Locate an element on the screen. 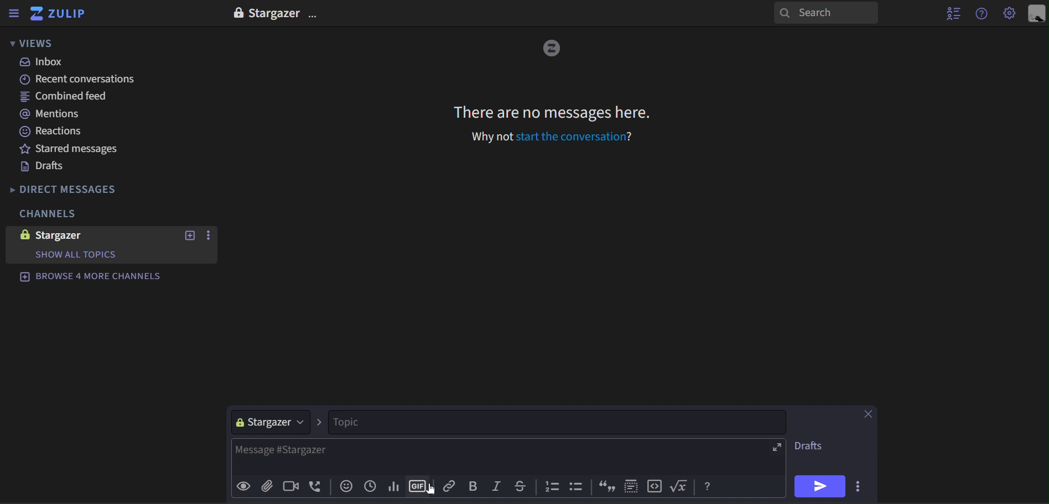  lock is located at coordinates (237, 13).